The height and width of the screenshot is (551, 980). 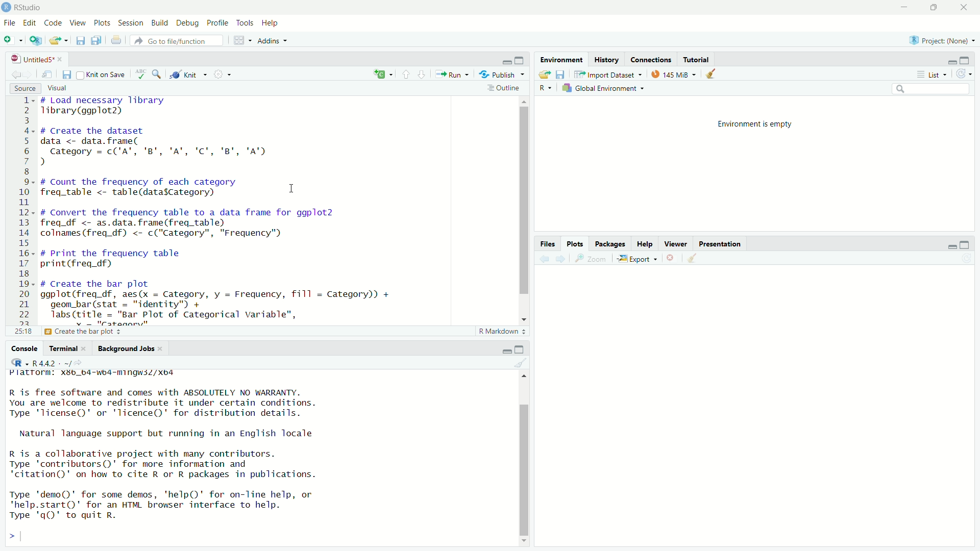 I want to click on environment is empty, so click(x=755, y=124).